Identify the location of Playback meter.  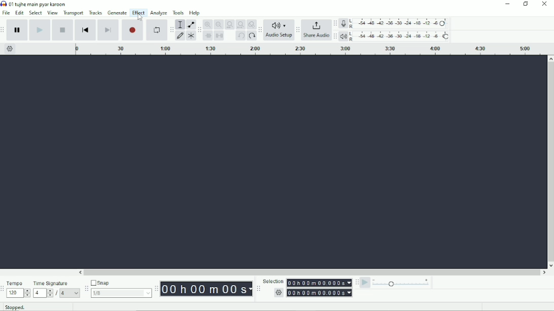
(396, 36).